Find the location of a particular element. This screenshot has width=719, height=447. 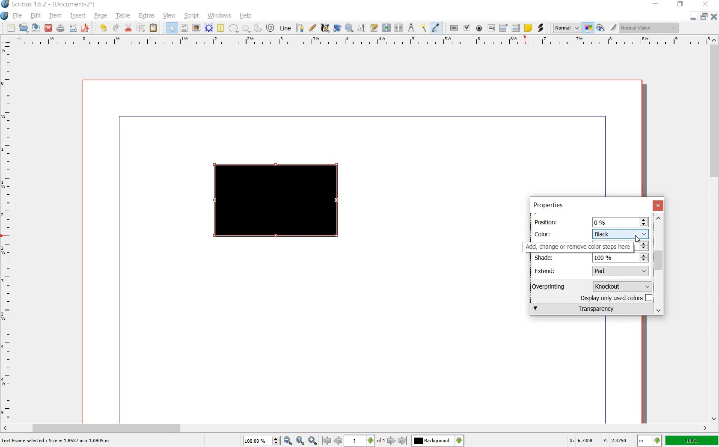

arc is located at coordinates (257, 27).